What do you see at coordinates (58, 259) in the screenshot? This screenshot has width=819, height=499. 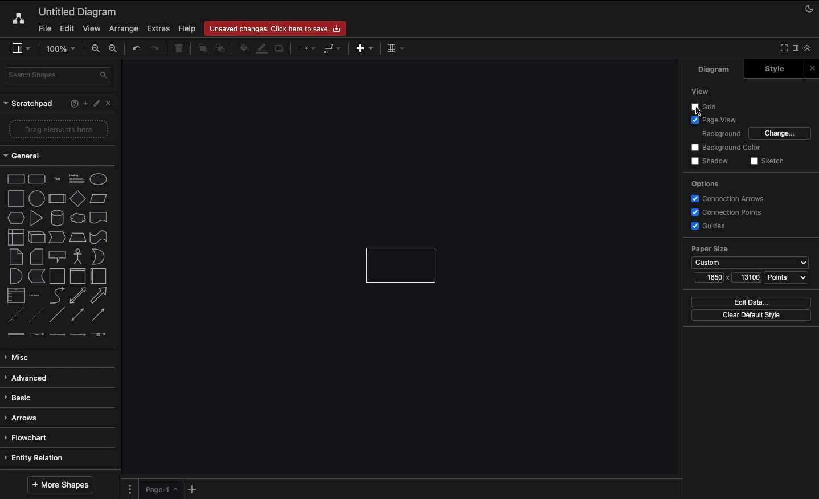 I see `Shapes` at bounding box center [58, 259].